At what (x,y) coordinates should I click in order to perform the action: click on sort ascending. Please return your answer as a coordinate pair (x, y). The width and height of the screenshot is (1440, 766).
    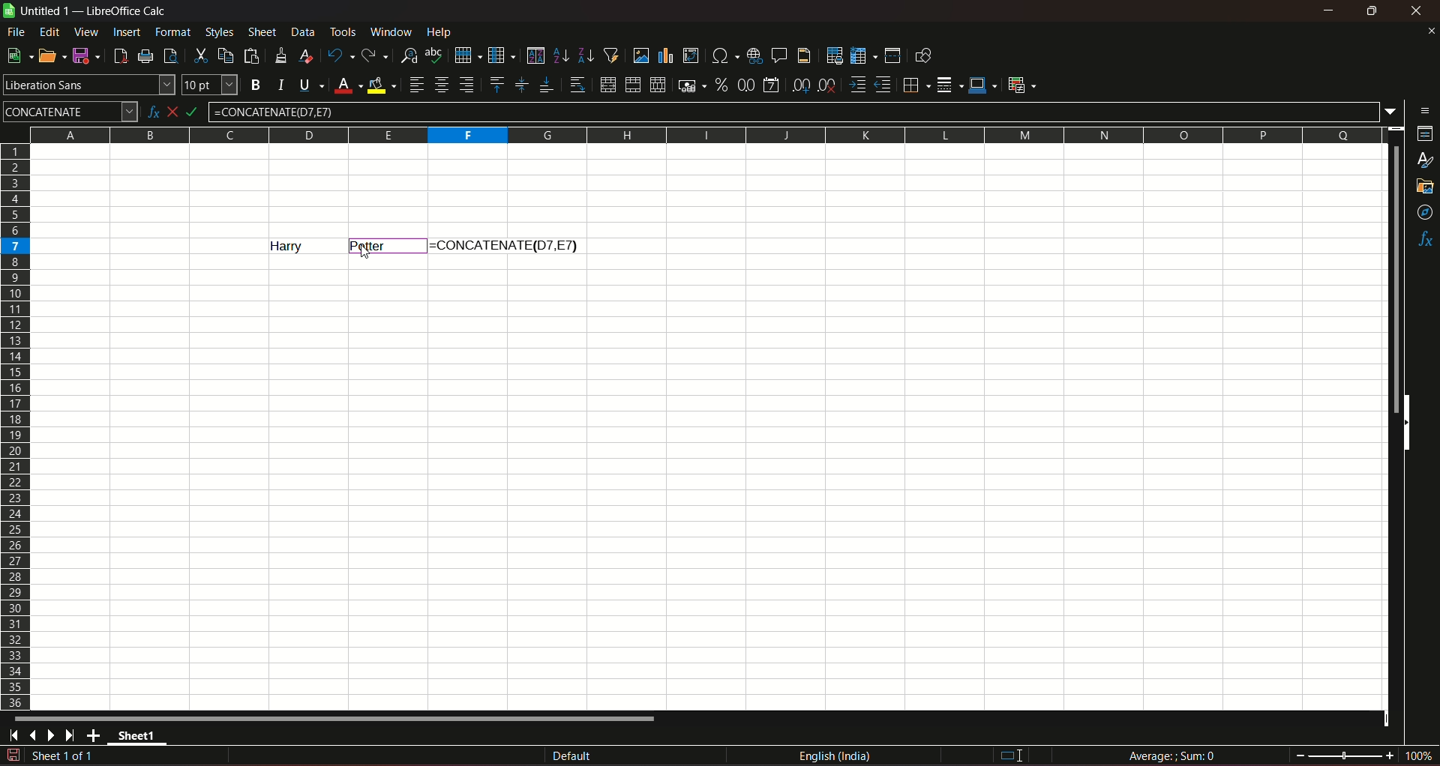
    Looking at the image, I should click on (562, 54).